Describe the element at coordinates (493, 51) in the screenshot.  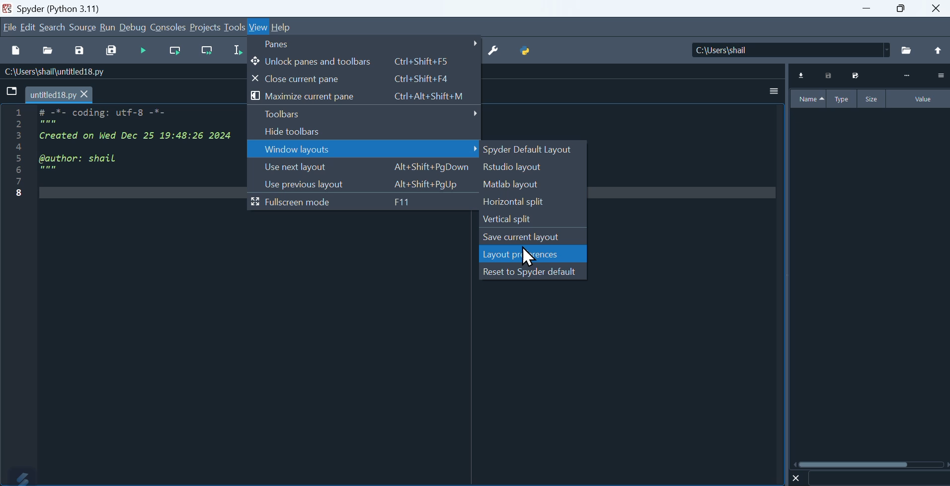
I see `Preferences` at that location.